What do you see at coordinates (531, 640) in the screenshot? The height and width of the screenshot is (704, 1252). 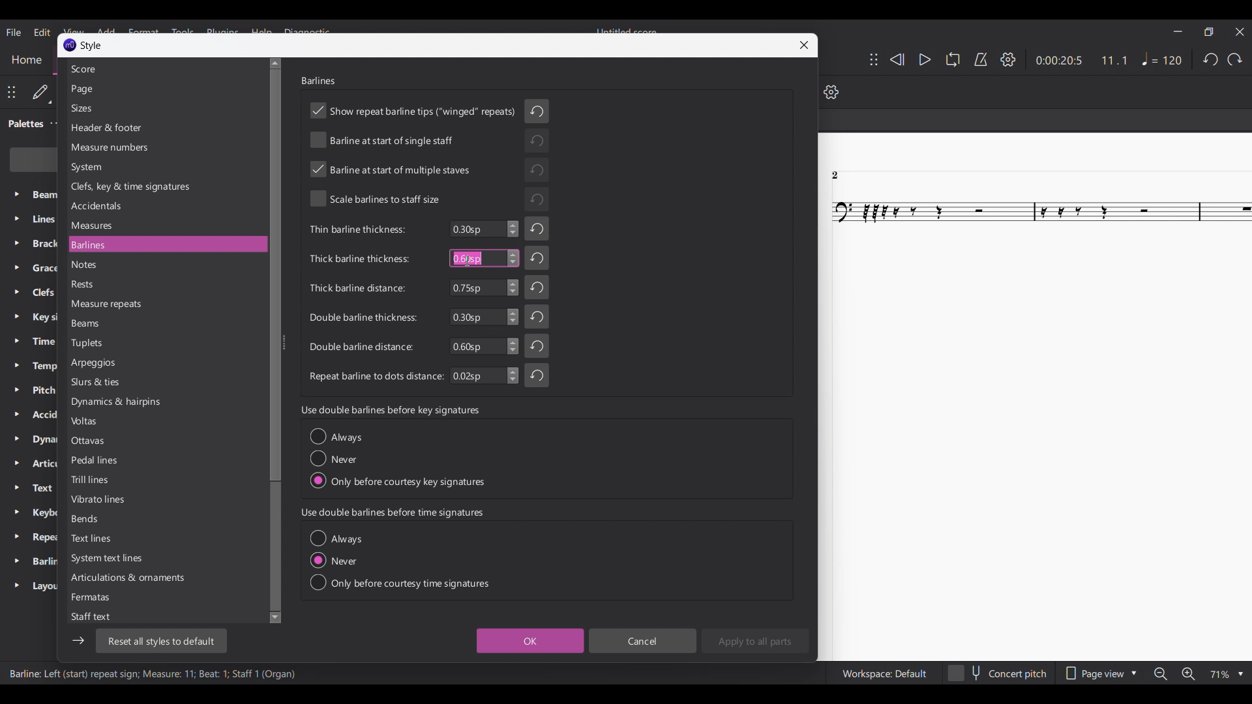 I see `OK` at bounding box center [531, 640].